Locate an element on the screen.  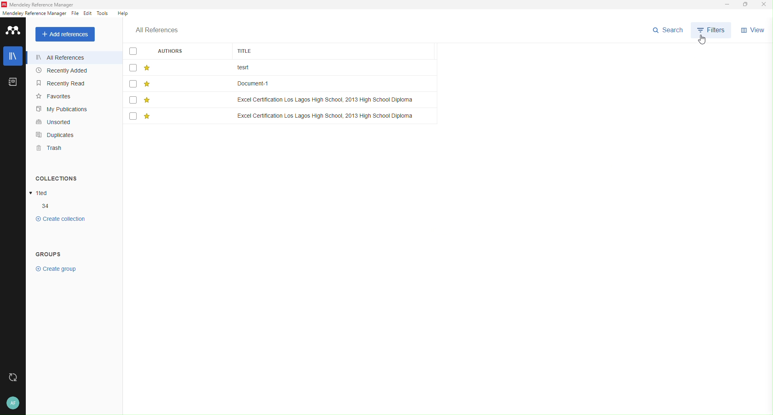
collections is located at coordinates (62, 219).